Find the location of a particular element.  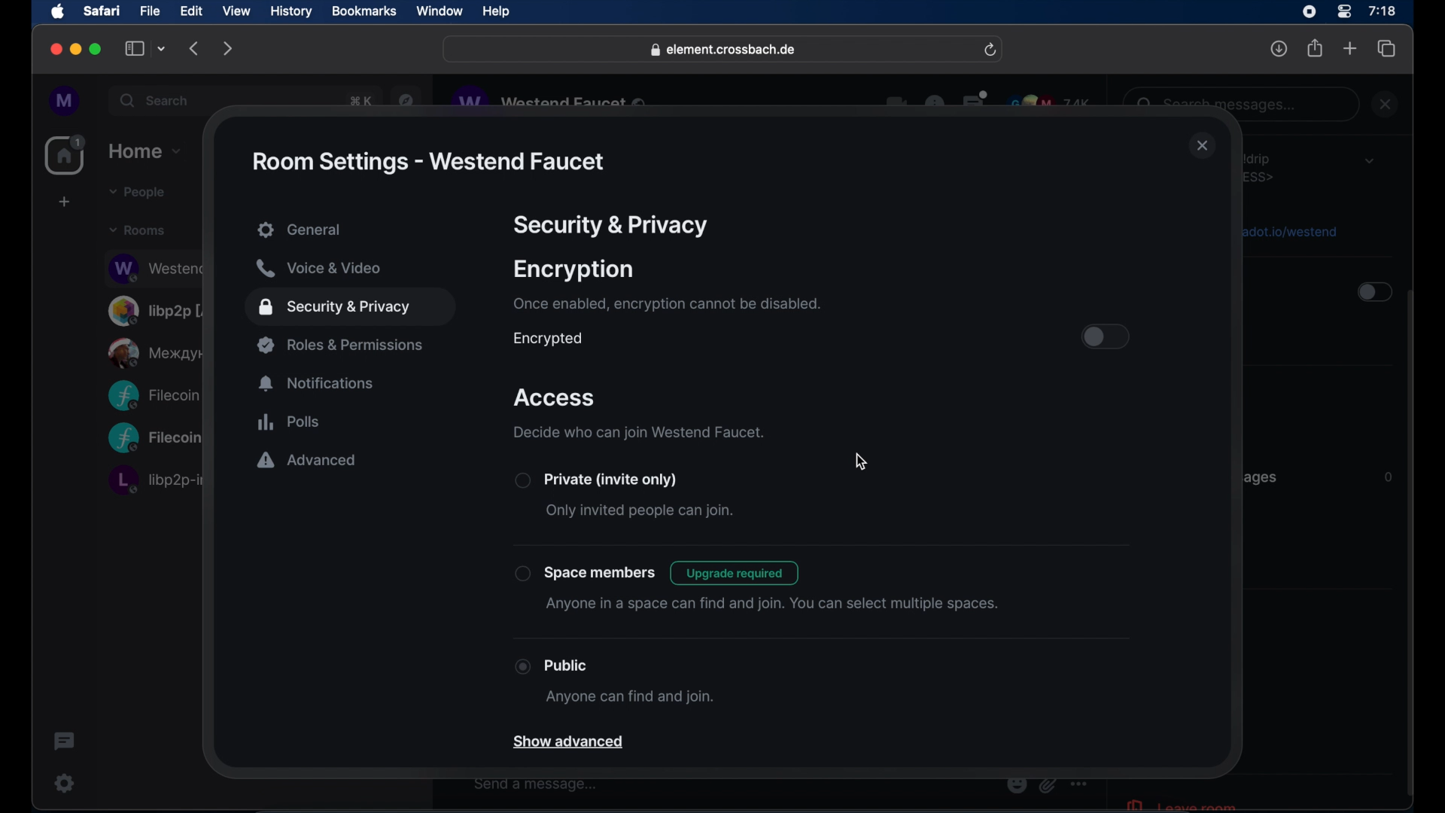

minimize is located at coordinates (76, 49).